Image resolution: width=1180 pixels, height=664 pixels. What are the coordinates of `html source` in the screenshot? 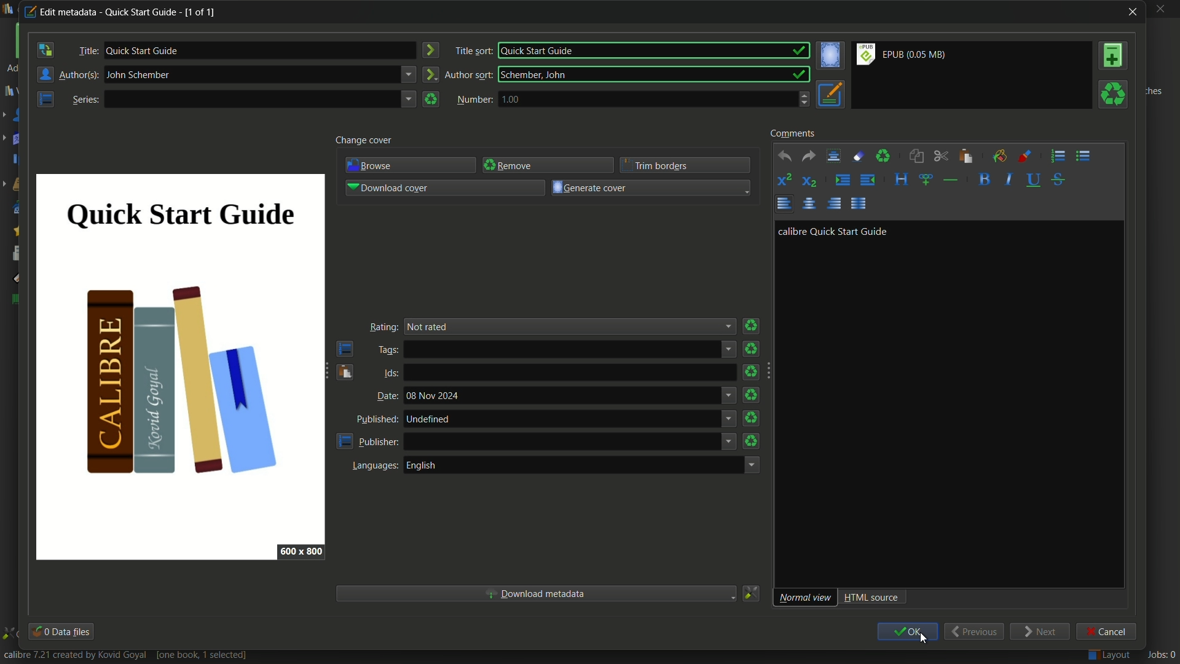 It's located at (876, 598).